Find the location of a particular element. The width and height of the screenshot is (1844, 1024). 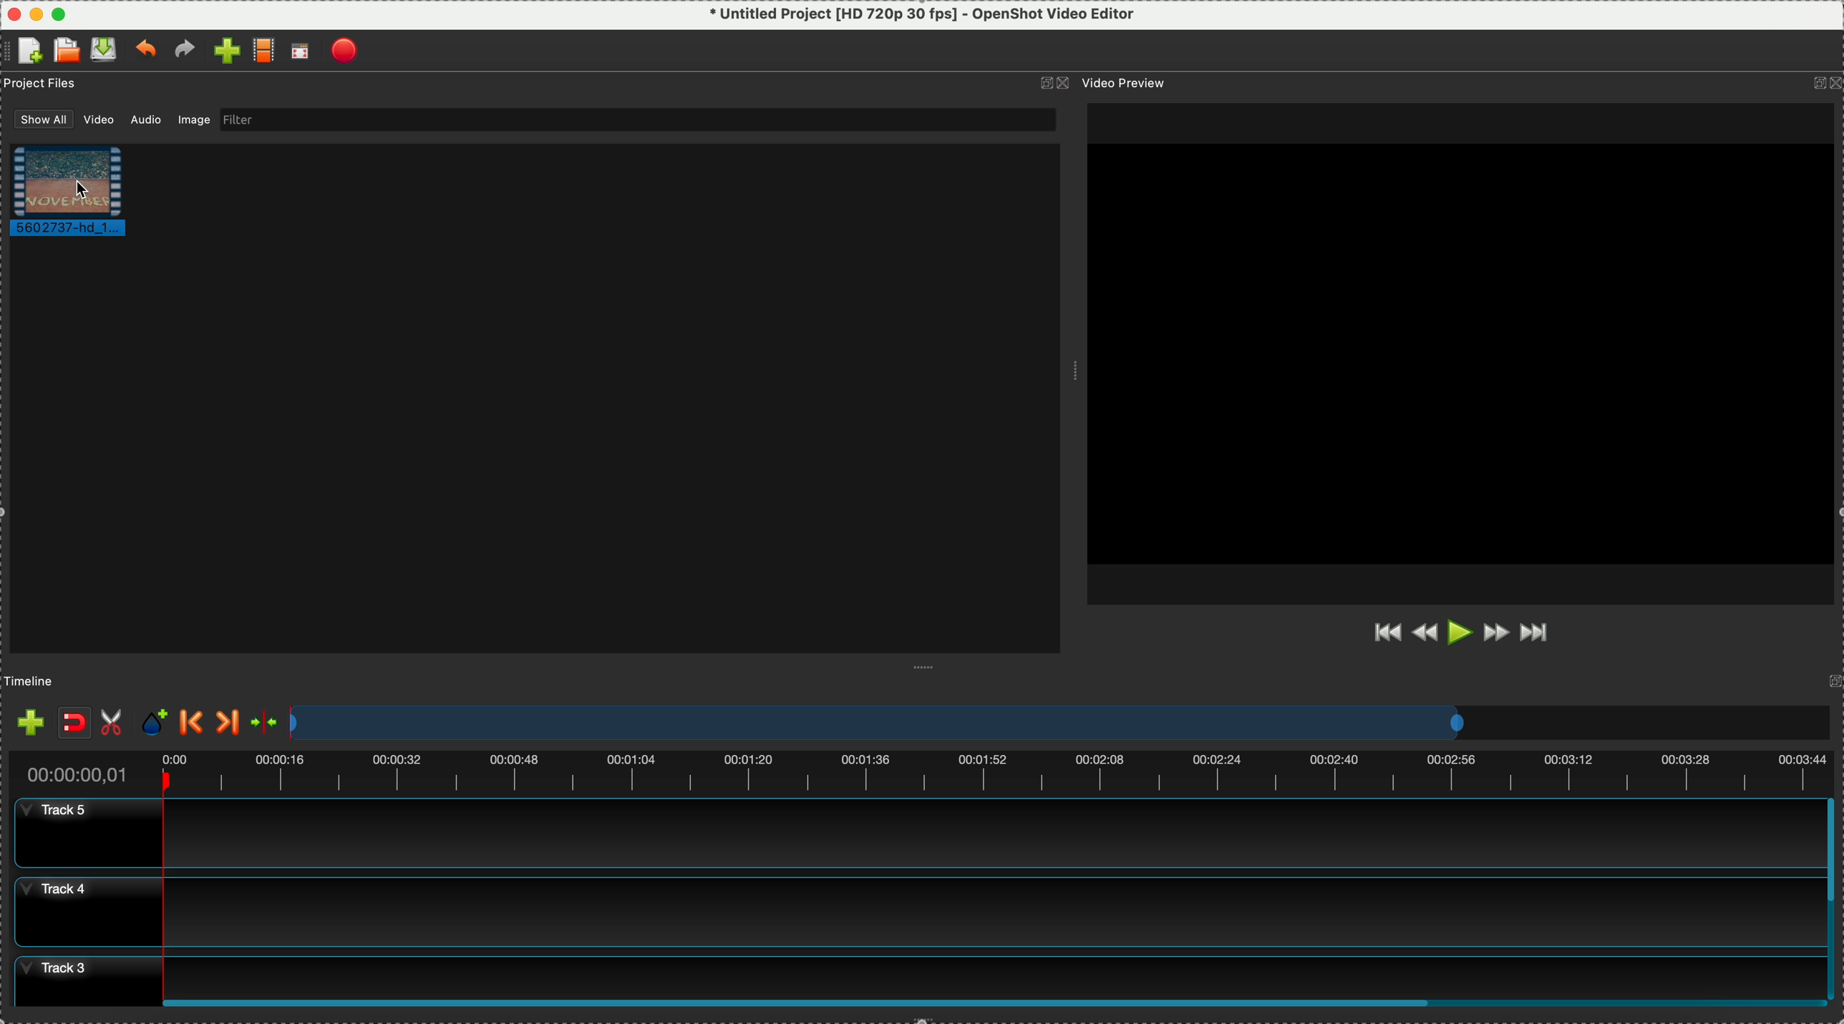

show all is located at coordinates (38, 118).